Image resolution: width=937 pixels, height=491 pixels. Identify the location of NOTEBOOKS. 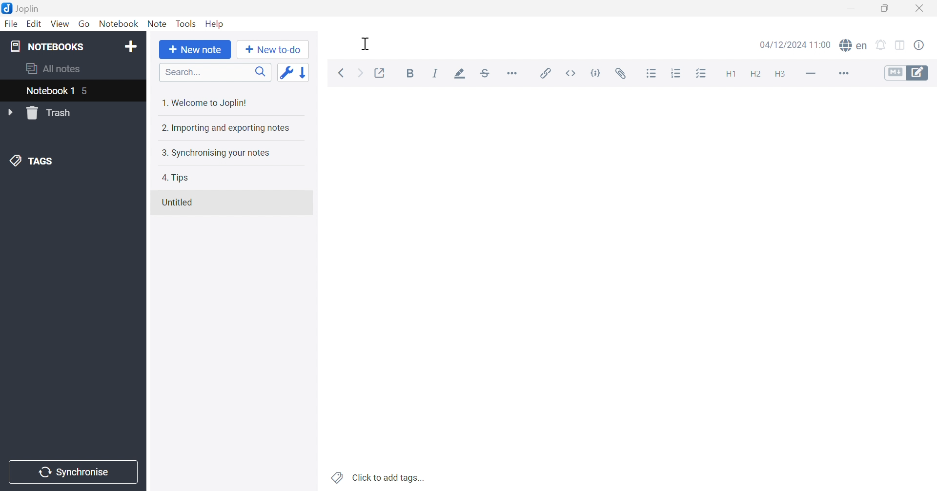
(49, 47).